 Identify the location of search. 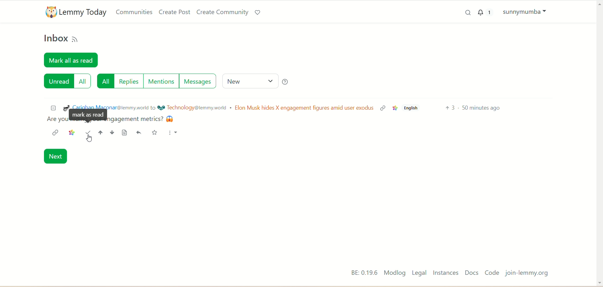
(463, 13).